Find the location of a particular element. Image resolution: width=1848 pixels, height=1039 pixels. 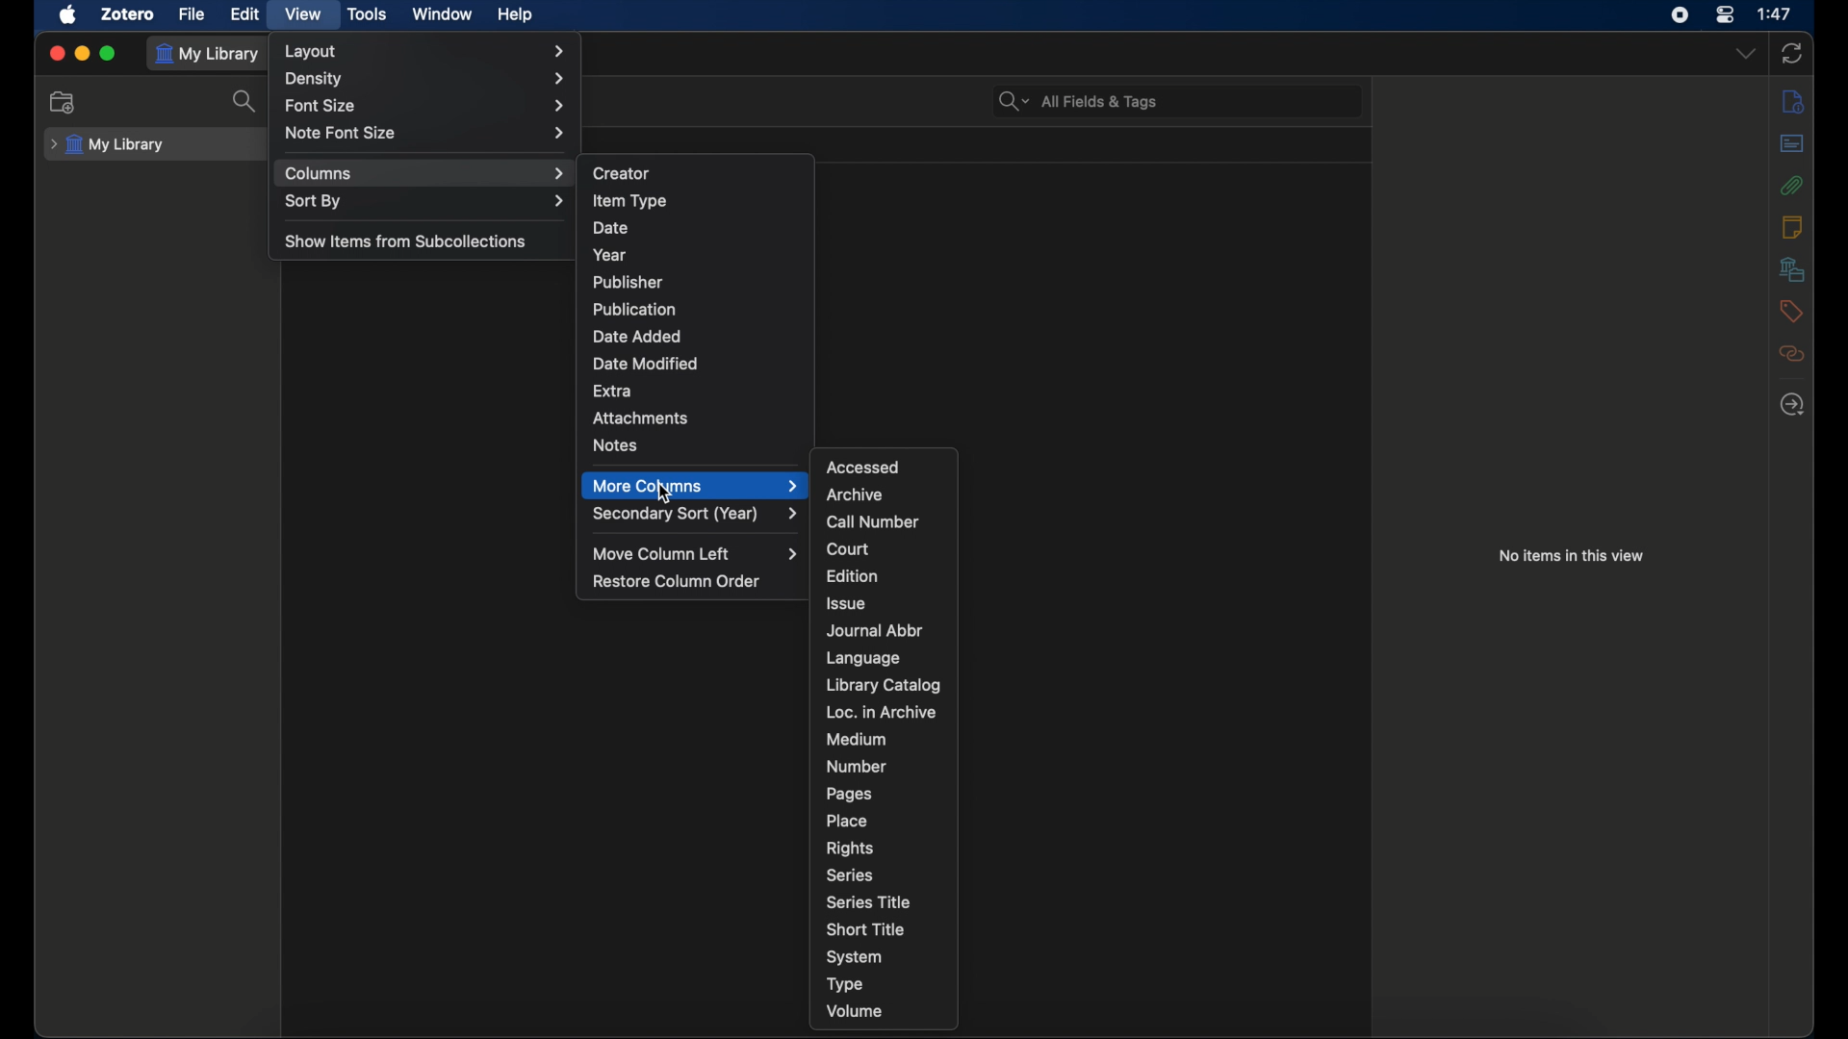

show items from subcollections is located at coordinates (408, 240).